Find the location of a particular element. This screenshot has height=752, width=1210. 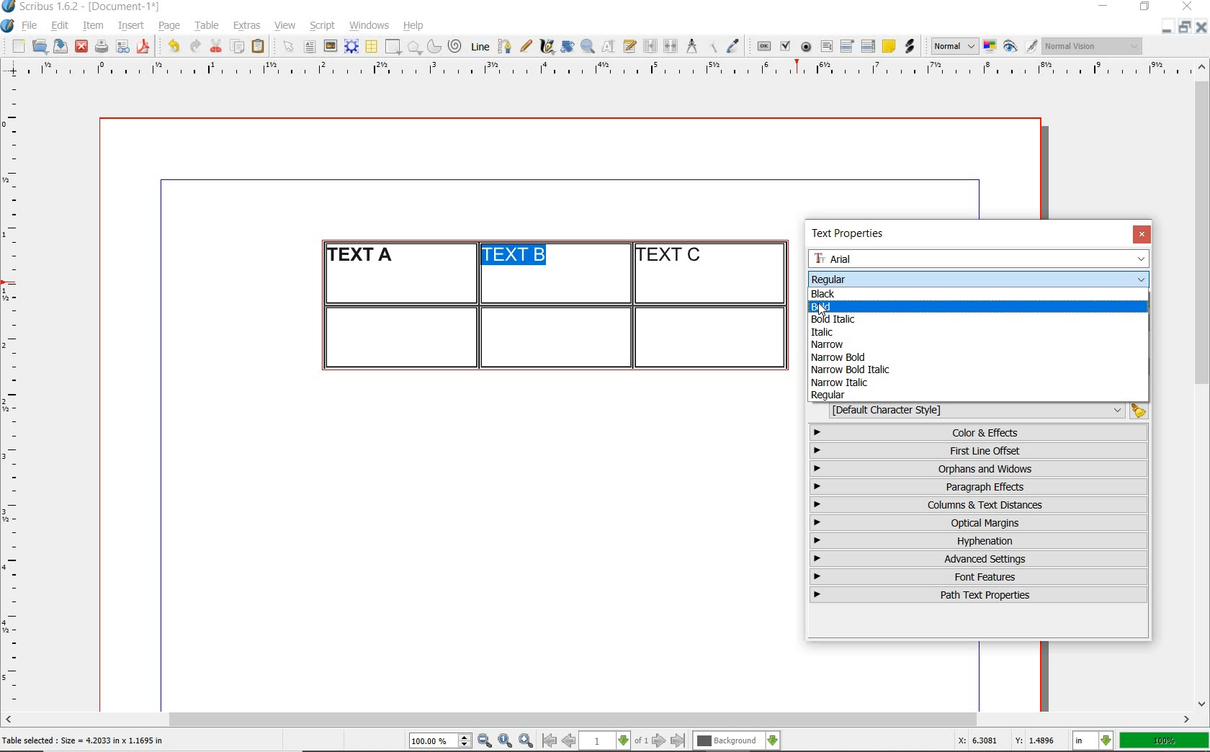

pdf push button is located at coordinates (764, 47).